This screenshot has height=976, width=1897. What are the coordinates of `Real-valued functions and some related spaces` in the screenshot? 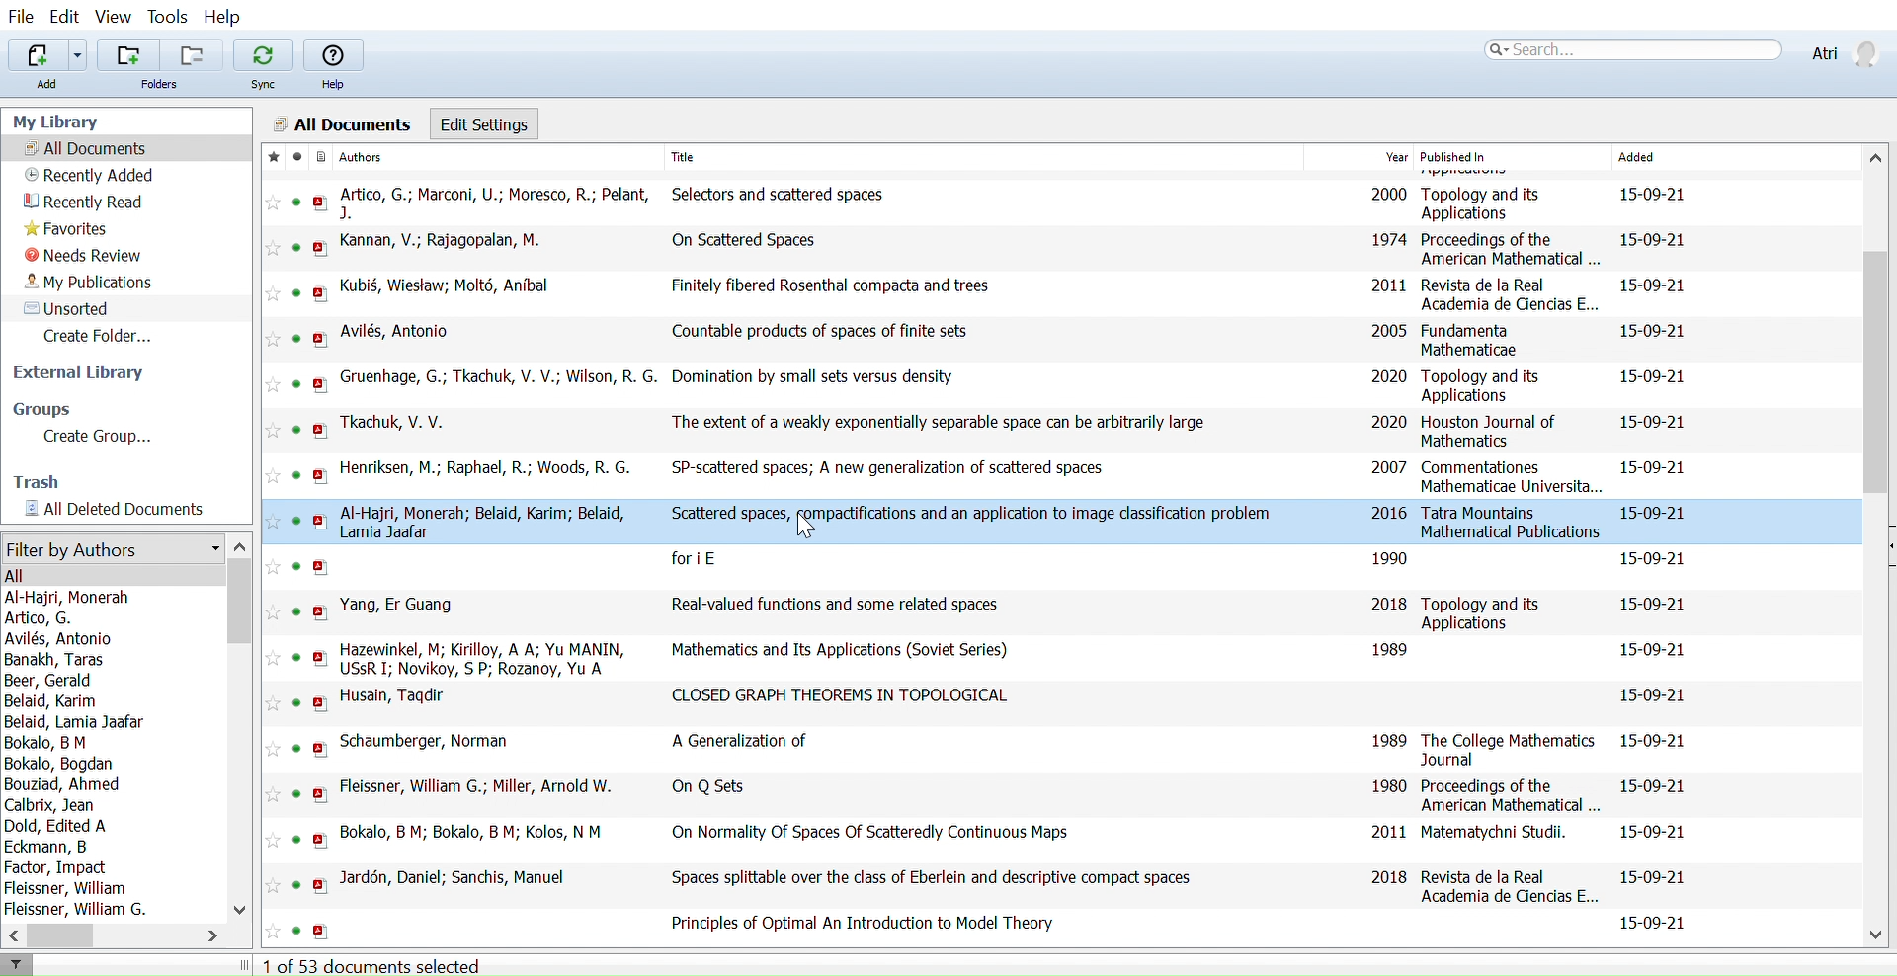 It's located at (847, 607).